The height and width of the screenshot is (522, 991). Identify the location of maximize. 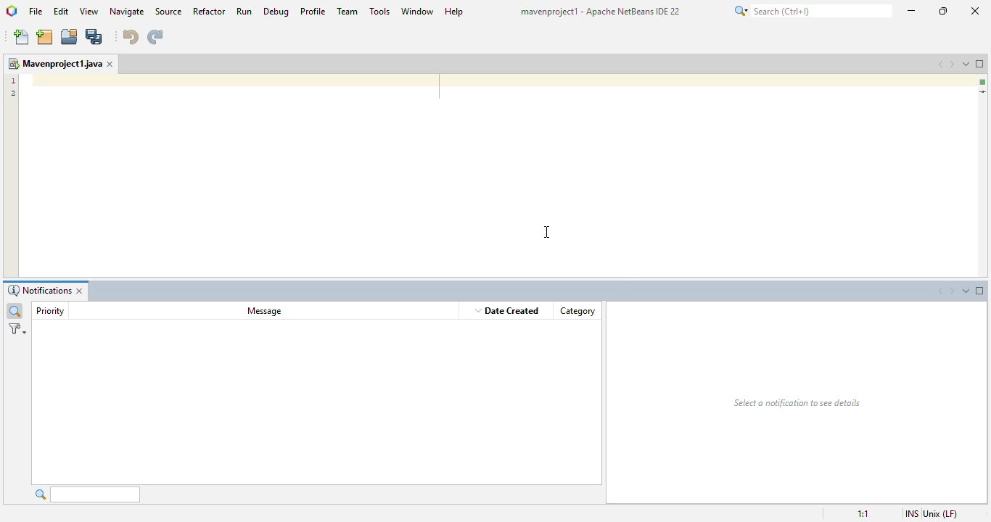
(943, 11).